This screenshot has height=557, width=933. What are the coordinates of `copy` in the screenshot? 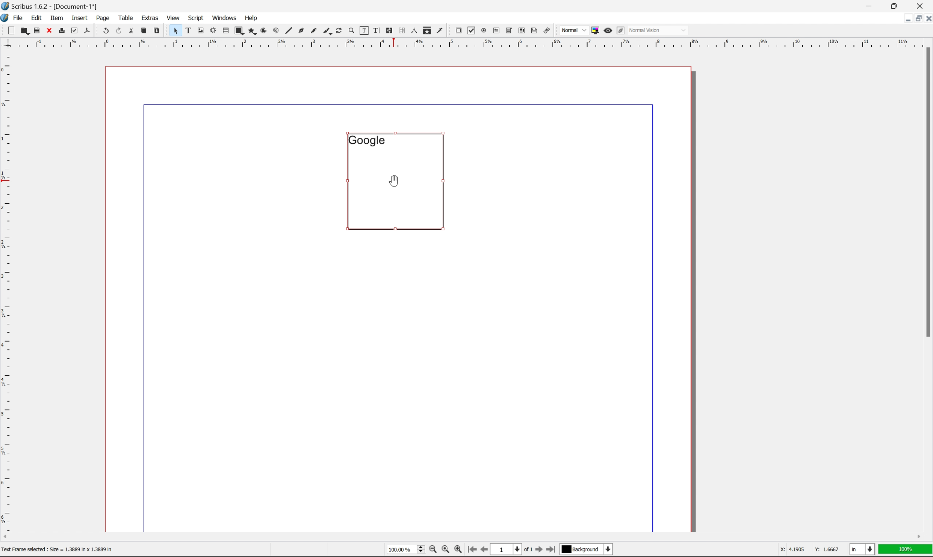 It's located at (145, 31).